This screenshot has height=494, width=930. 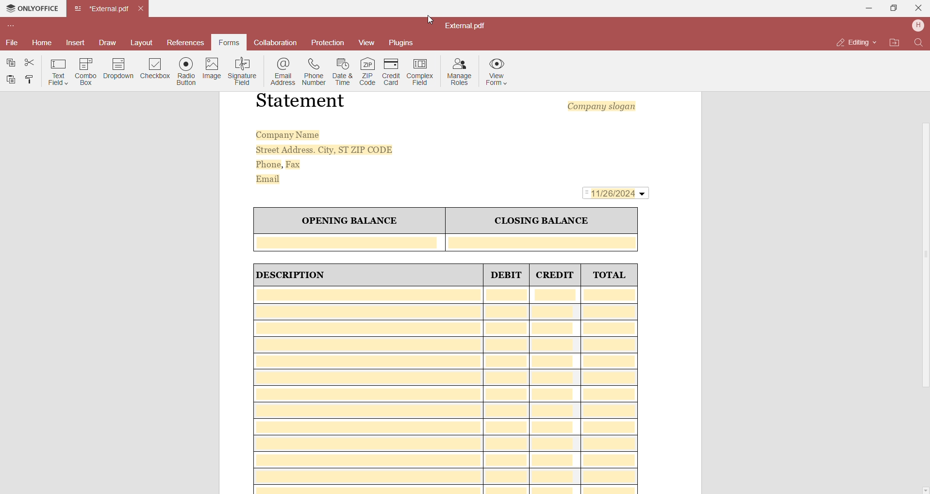 What do you see at coordinates (31, 9) in the screenshot?
I see `OnlyOffice Application name` at bounding box center [31, 9].